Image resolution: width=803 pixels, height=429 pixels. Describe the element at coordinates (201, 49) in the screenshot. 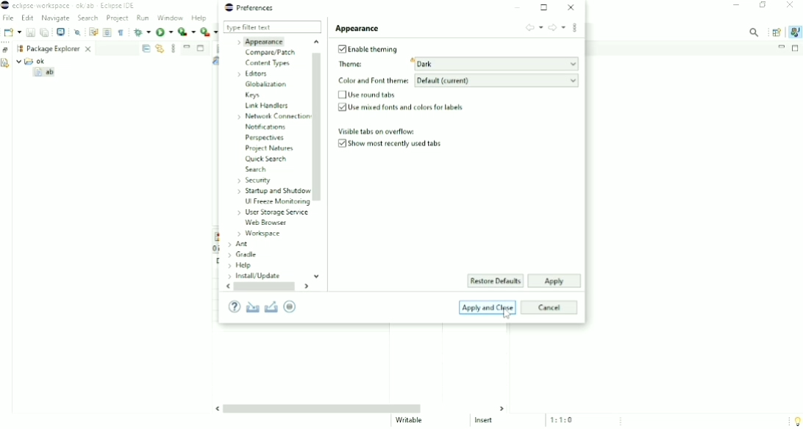

I see `Maximize` at that location.